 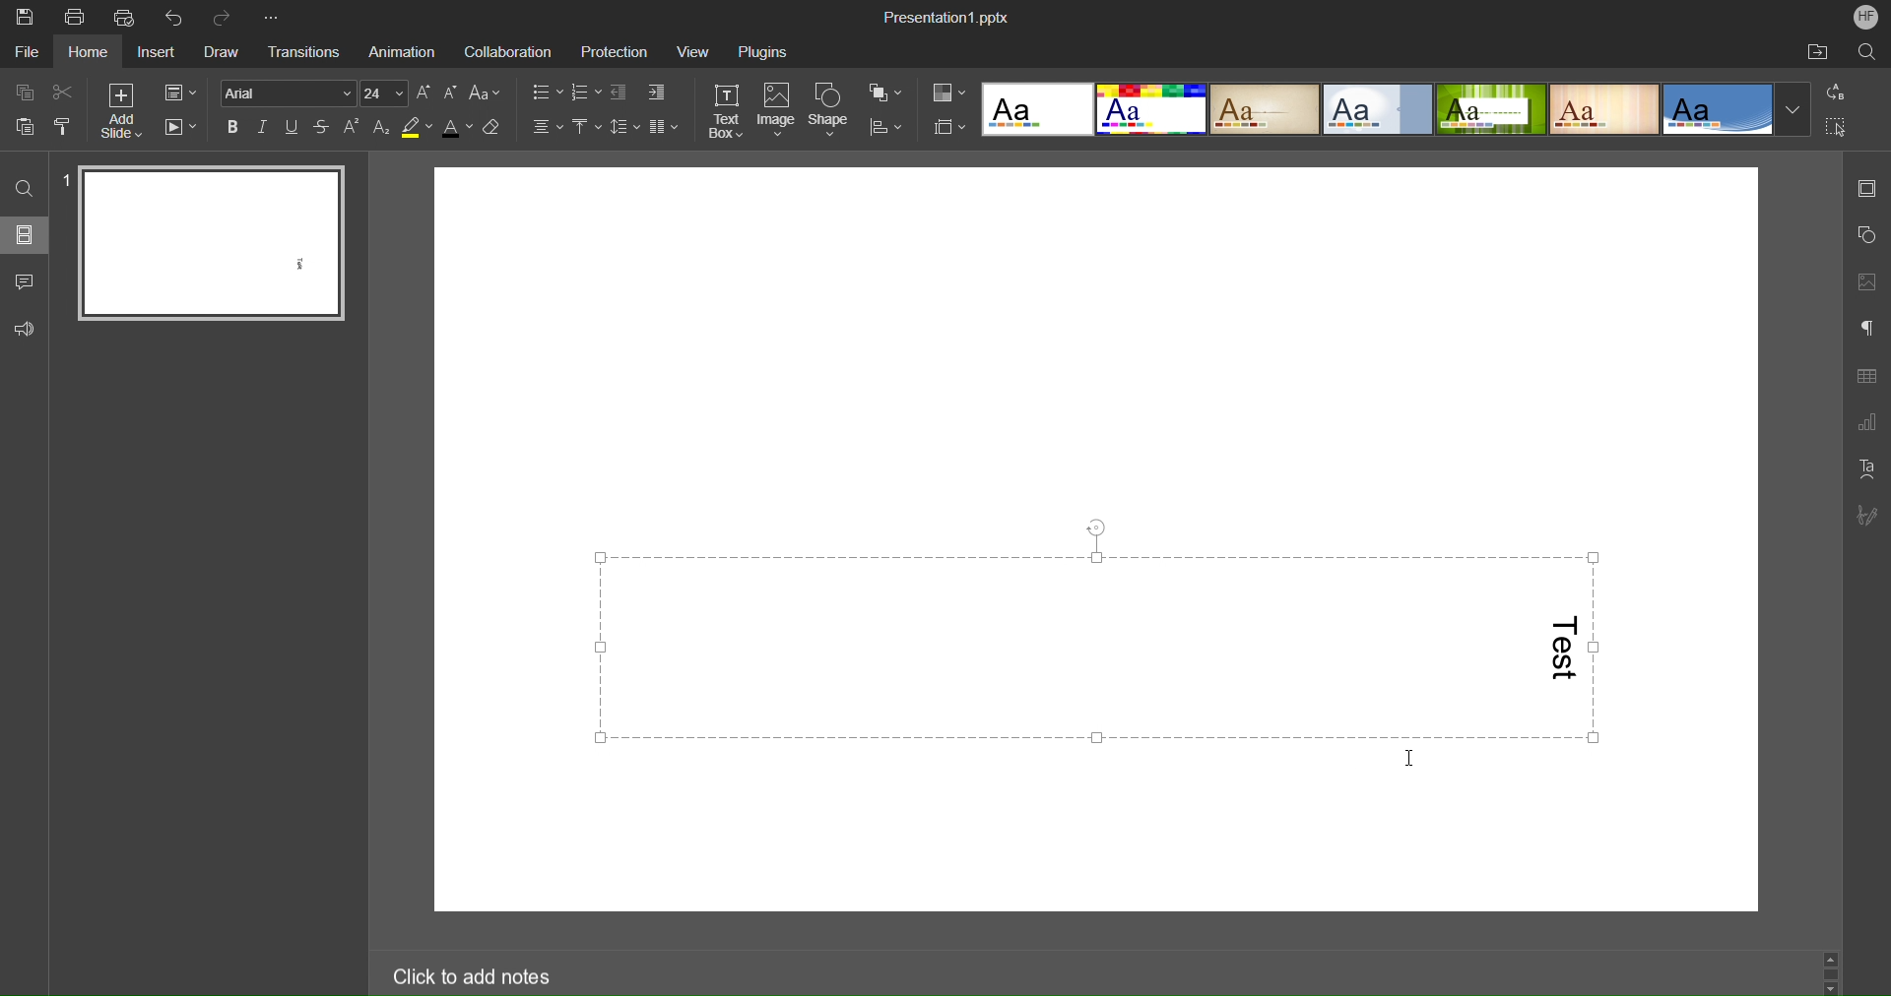 I want to click on Replace, so click(x=1837, y=93).